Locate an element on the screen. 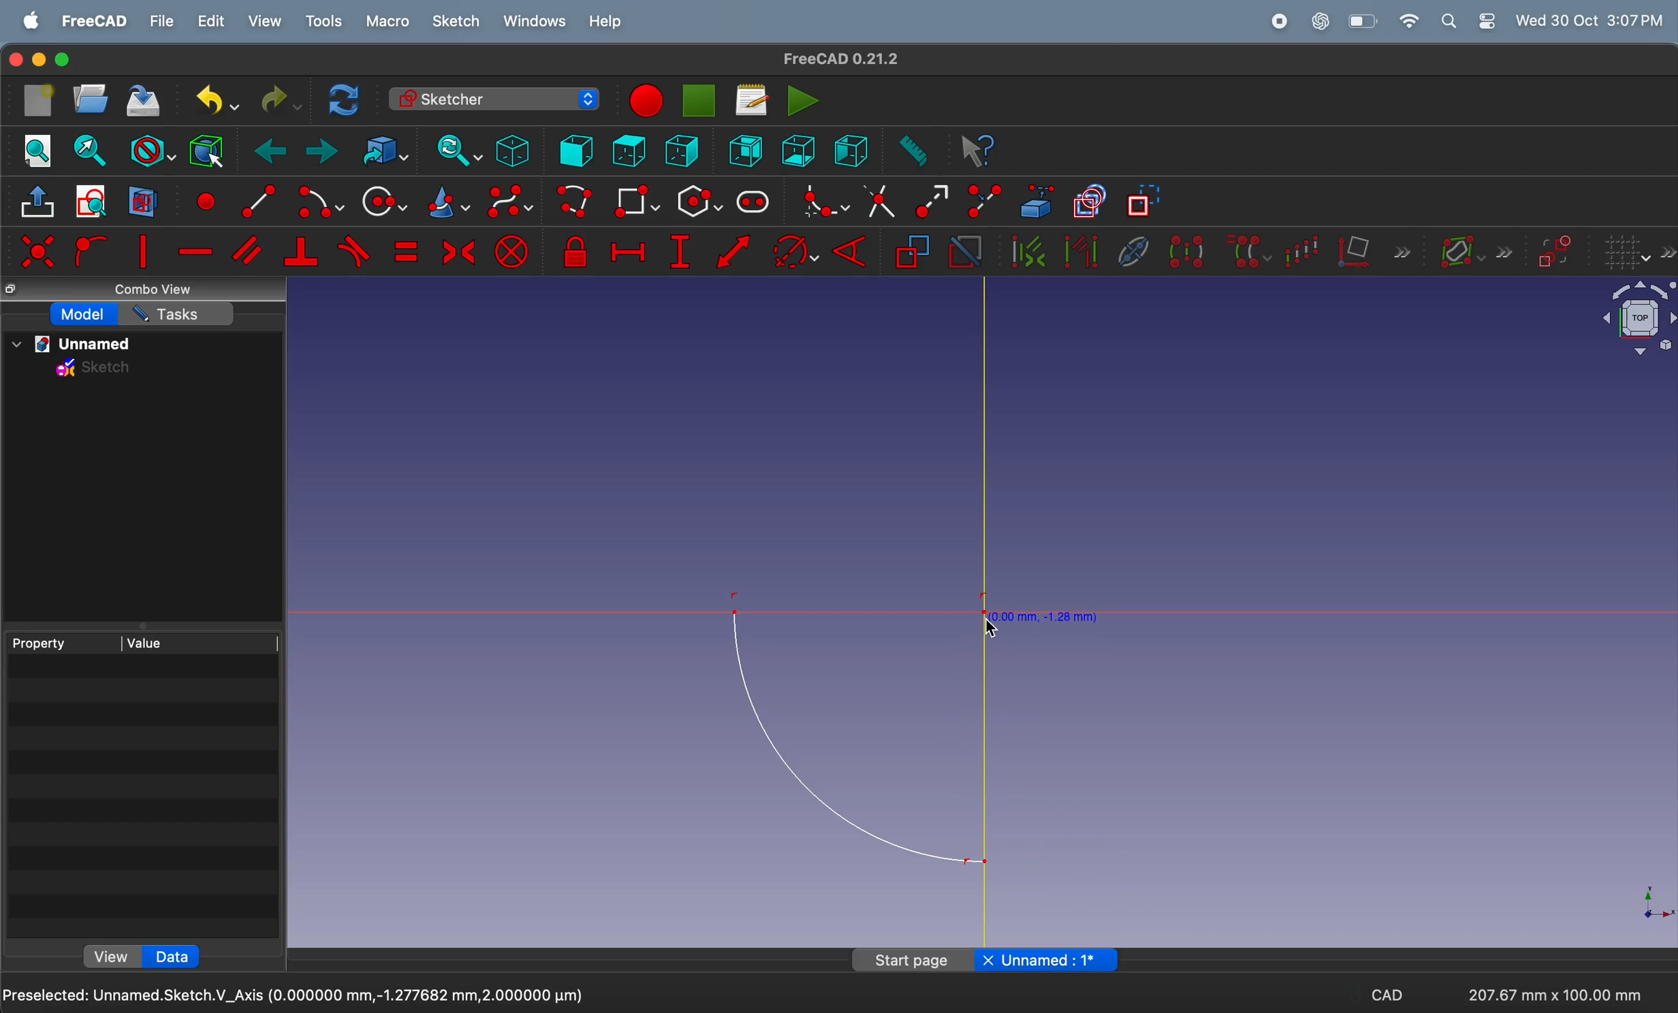 This screenshot has width=1678, height=1013. create point is located at coordinates (204, 199).